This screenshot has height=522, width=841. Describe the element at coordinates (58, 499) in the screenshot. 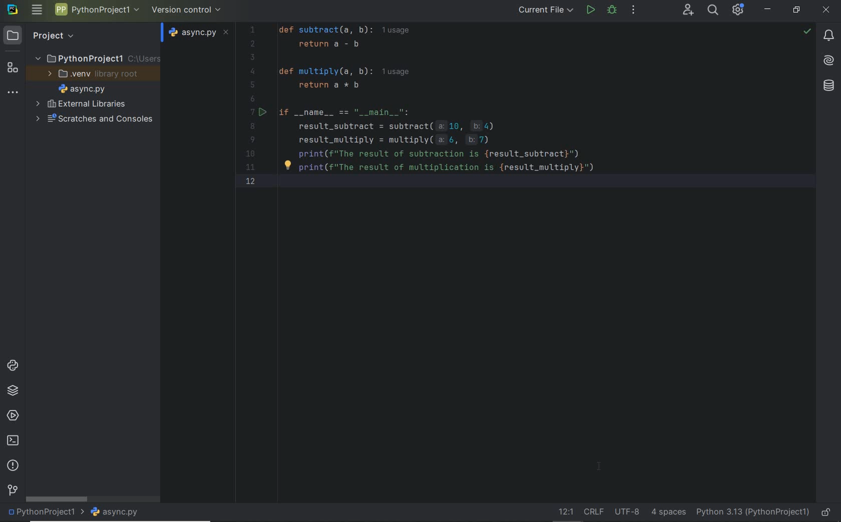

I see `scrollbar` at that location.